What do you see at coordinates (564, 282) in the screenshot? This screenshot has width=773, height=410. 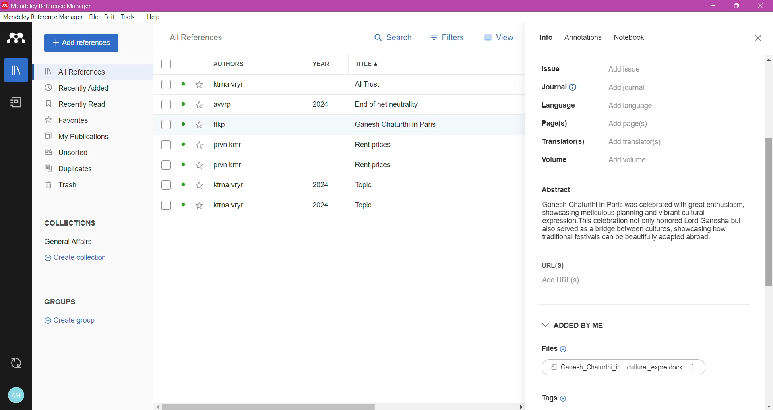 I see `Click to Add URL(S)` at bounding box center [564, 282].